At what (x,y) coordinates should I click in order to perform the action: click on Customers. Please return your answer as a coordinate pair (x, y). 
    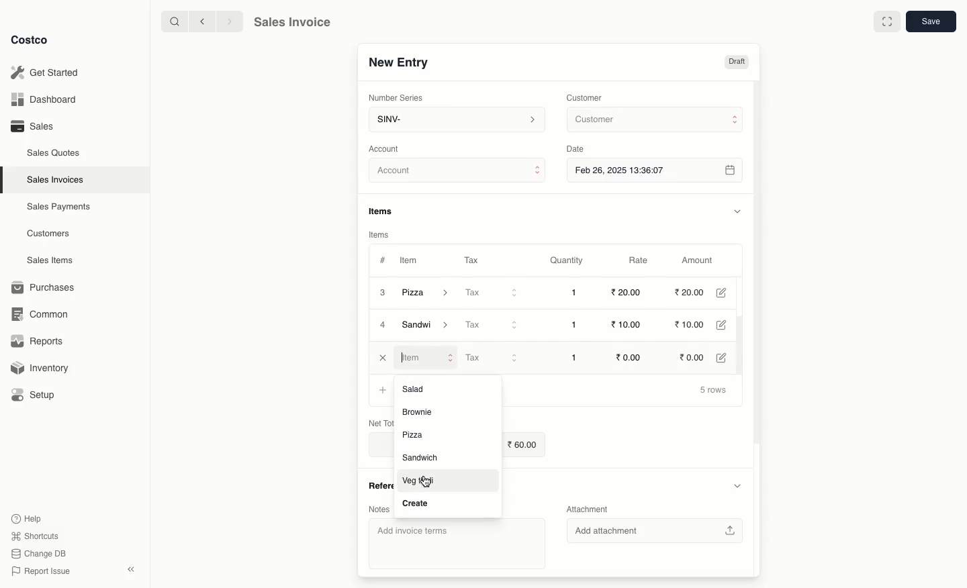
    Looking at the image, I should click on (48, 233).